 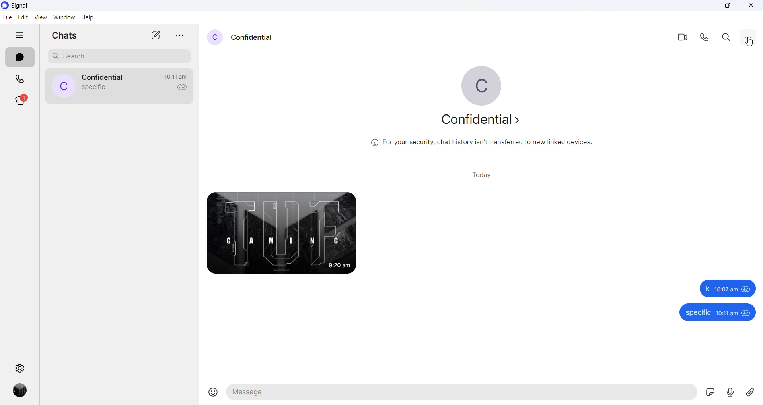 I want to click on last active time, so click(x=178, y=76).